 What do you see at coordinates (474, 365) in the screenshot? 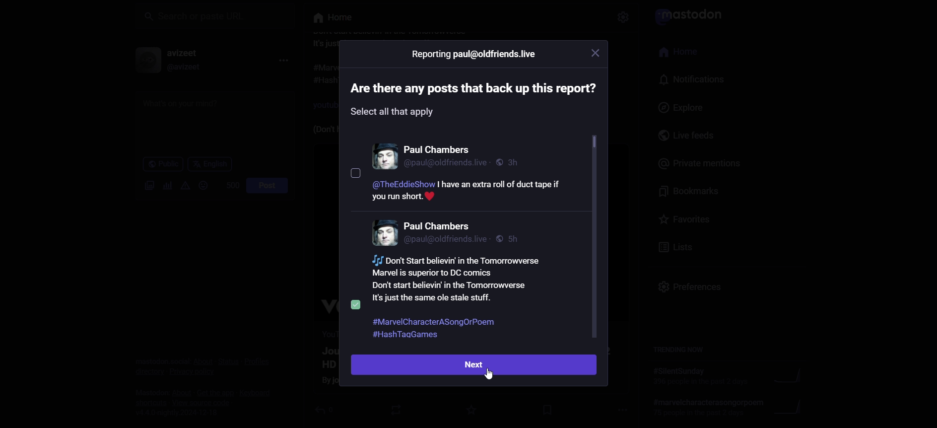
I see `next` at bounding box center [474, 365].